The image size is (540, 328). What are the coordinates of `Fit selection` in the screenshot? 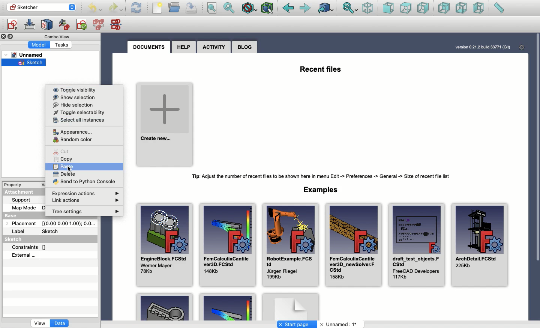 It's located at (229, 8).